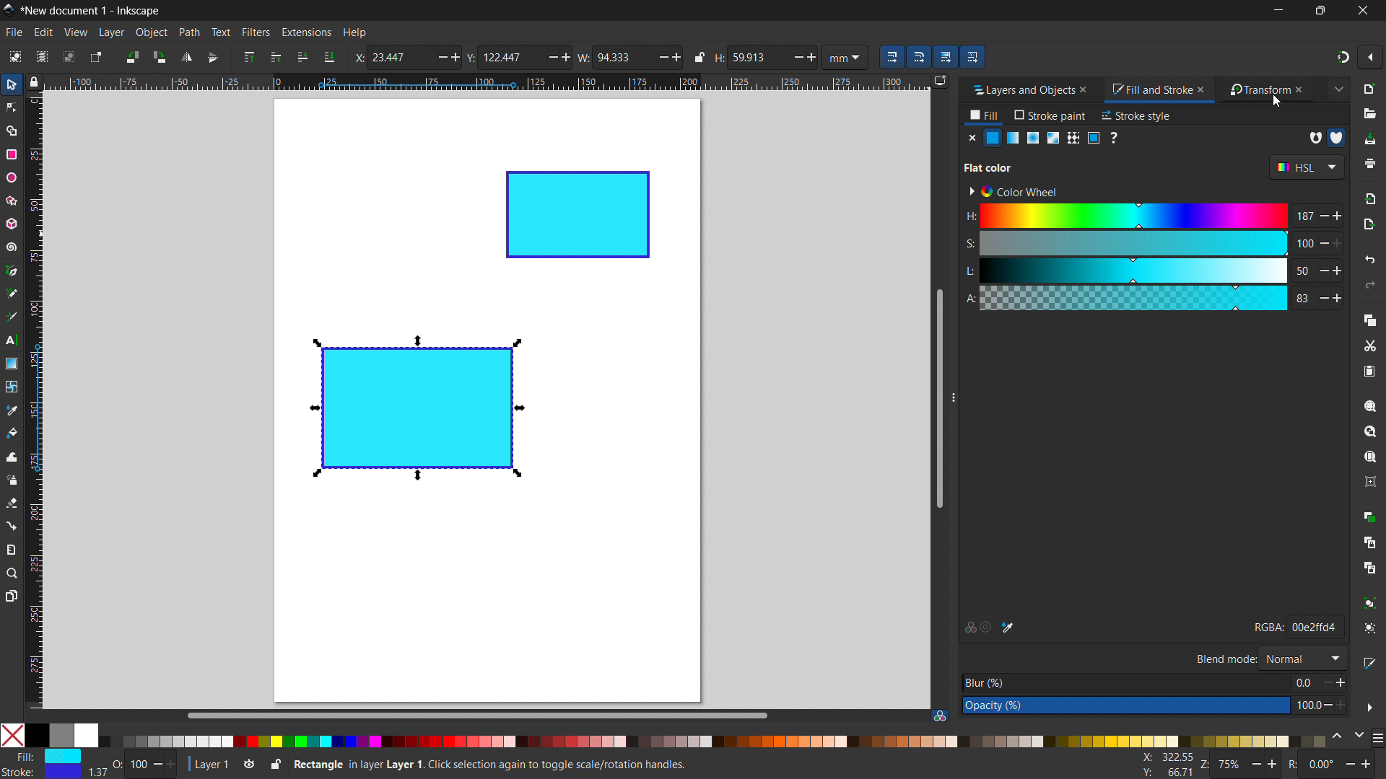 This screenshot has height=779, width=1386. What do you see at coordinates (11, 525) in the screenshot?
I see `connector tool` at bounding box center [11, 525].